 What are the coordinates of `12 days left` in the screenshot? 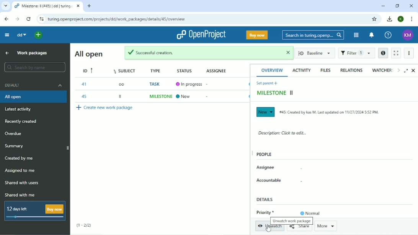 It's located at (35, 212).